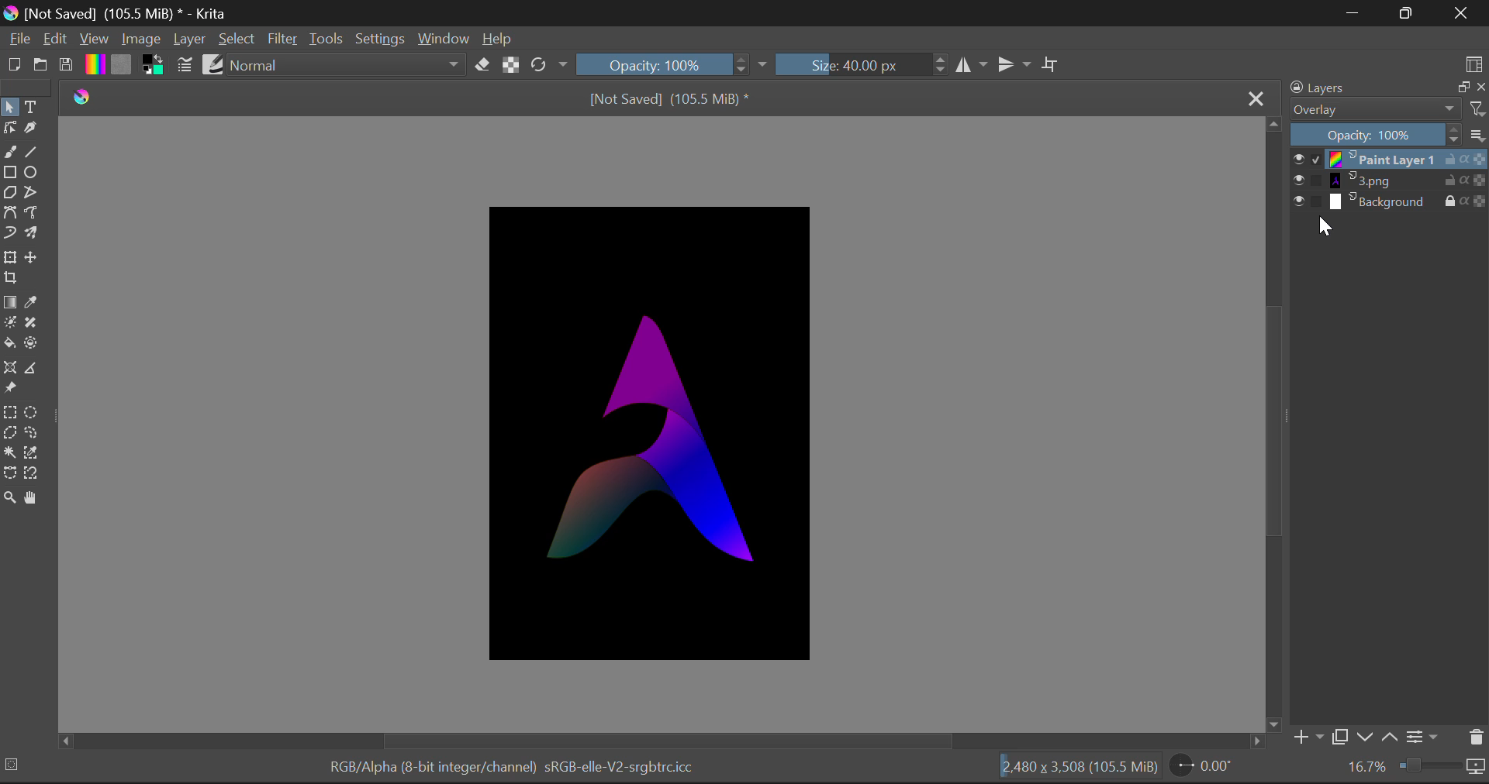  Describe the element at coordinates (10, 344) in the screenshot. I see `Fill` at that location.